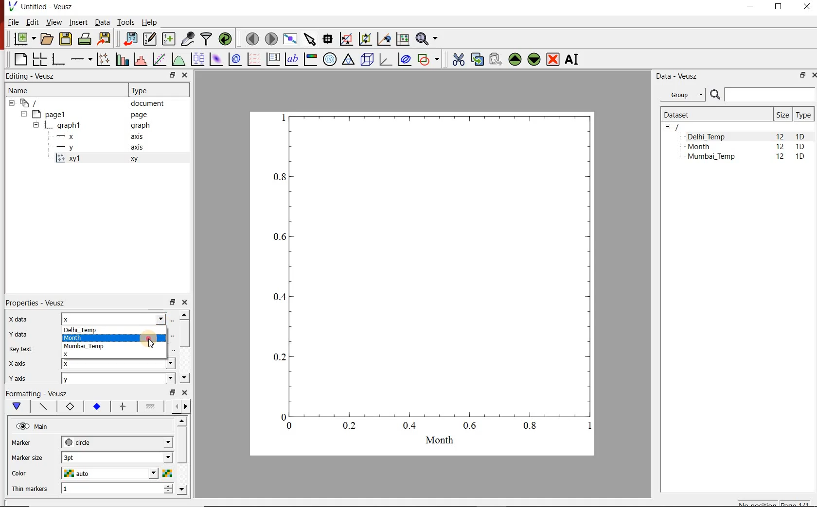 The width and height of the screenshot is (817, 507). I want to click on xy1, so click(102, 159).